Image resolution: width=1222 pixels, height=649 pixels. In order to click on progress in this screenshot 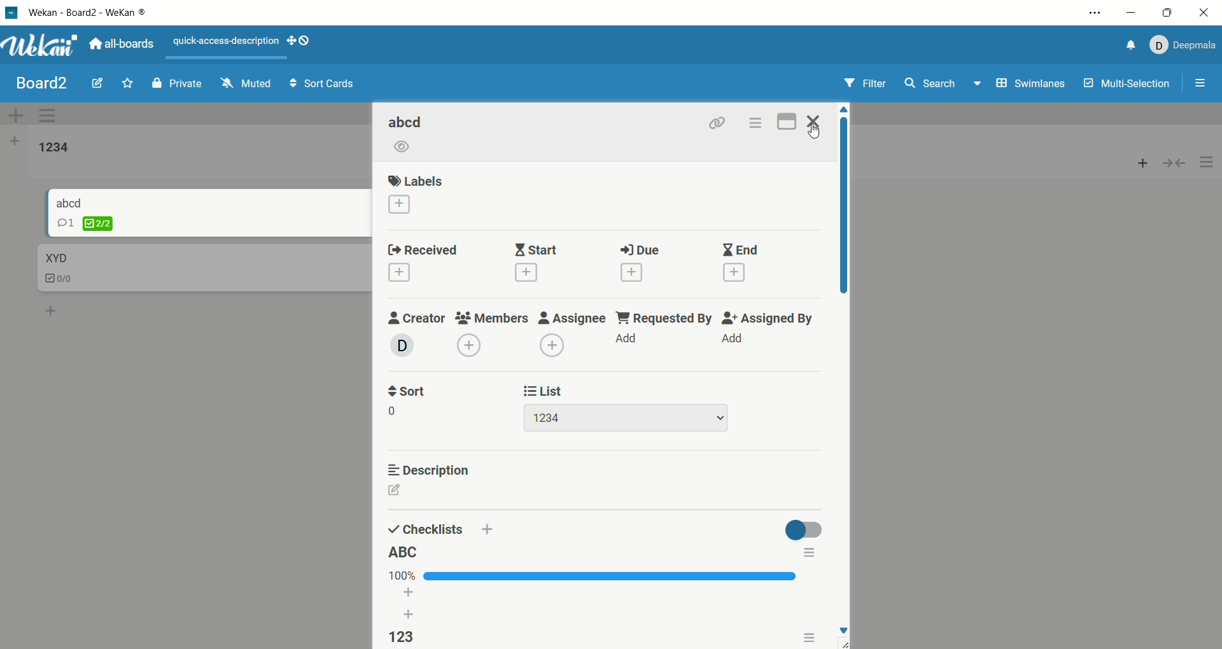, I will do `click(598, 570)`.